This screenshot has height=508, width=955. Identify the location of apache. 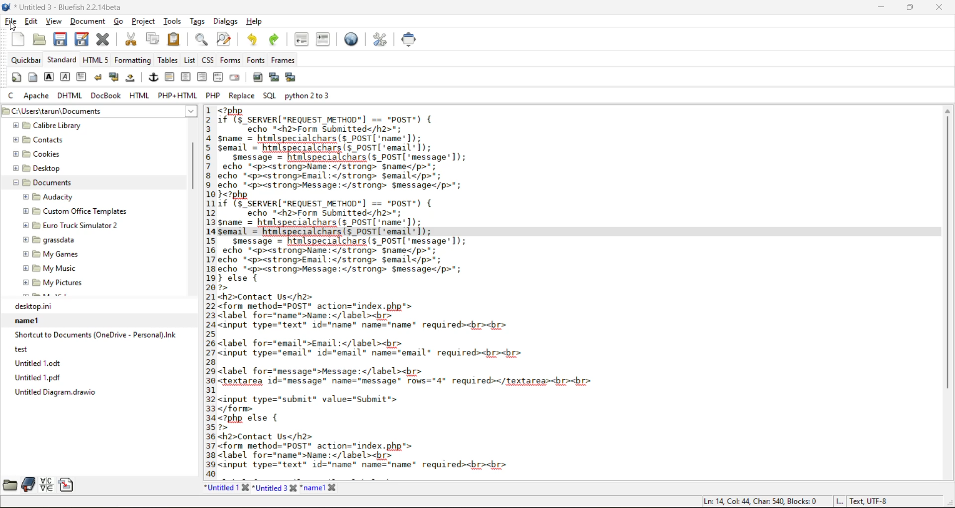
(37, 96).